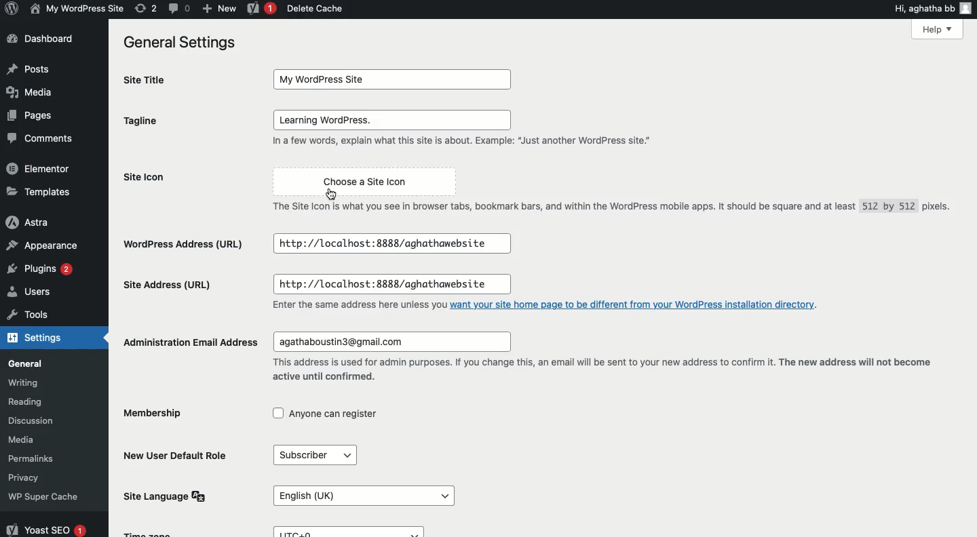 The width and height of the screenshot is (977, 537). I want to click on Tools, so click(39, 314).